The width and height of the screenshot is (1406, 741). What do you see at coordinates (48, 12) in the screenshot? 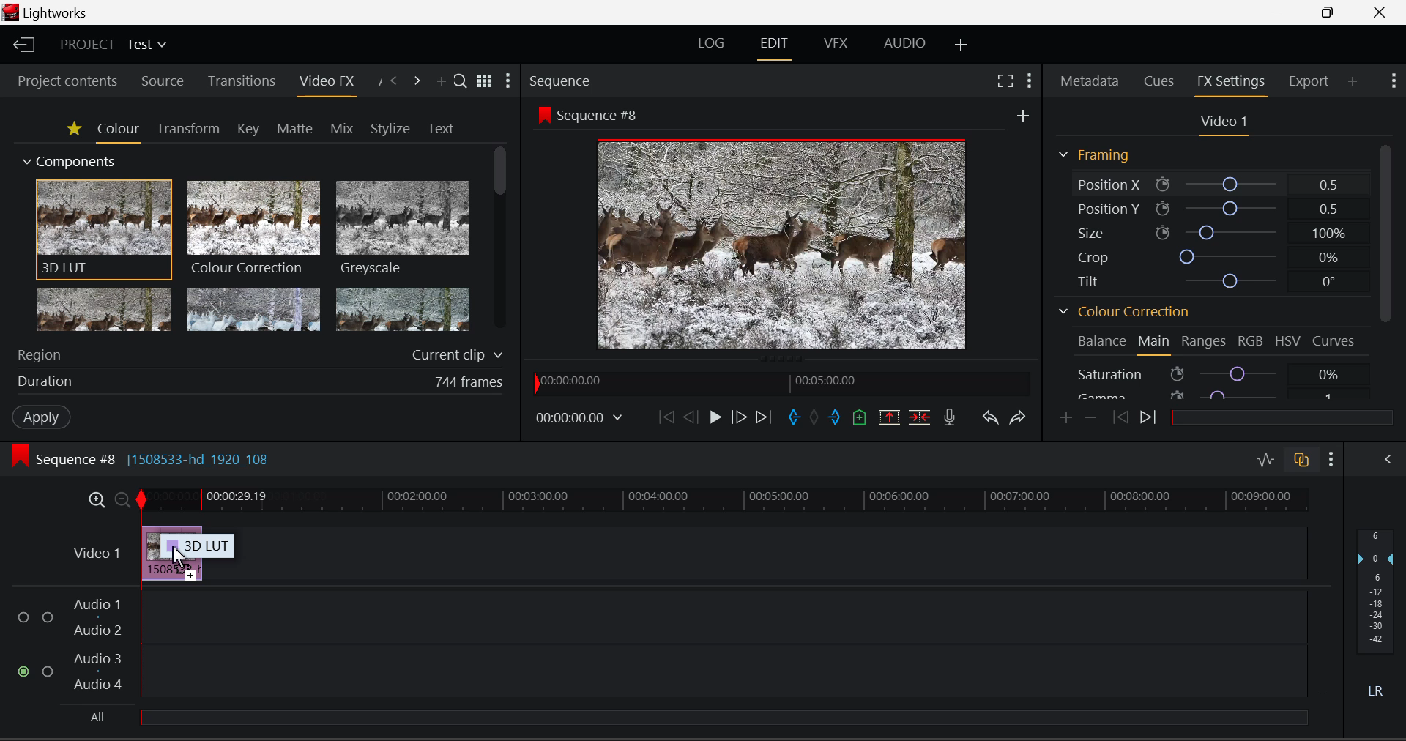
I see `Window Title` at bounding box center [48, 12].